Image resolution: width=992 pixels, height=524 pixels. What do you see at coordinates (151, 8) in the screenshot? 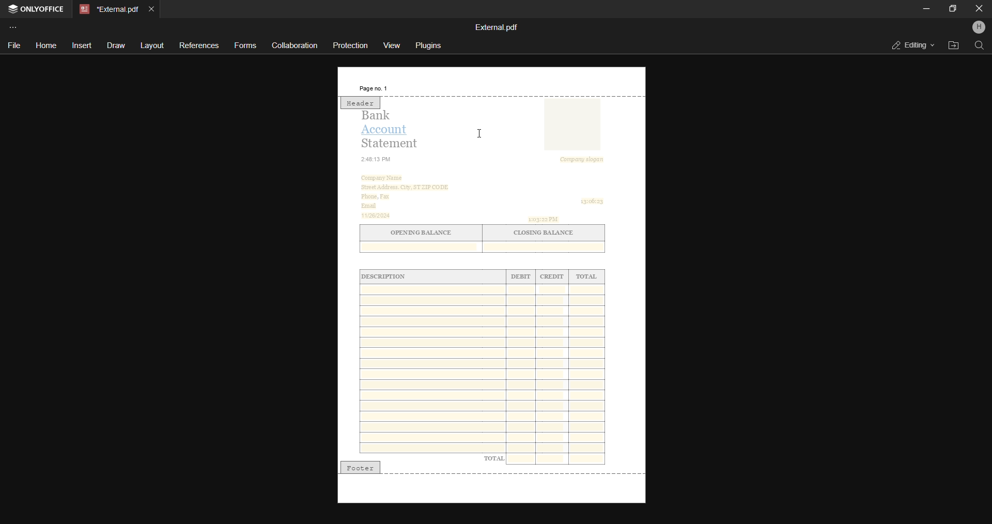
I see `close current tab` at bounding box center [151, 8].